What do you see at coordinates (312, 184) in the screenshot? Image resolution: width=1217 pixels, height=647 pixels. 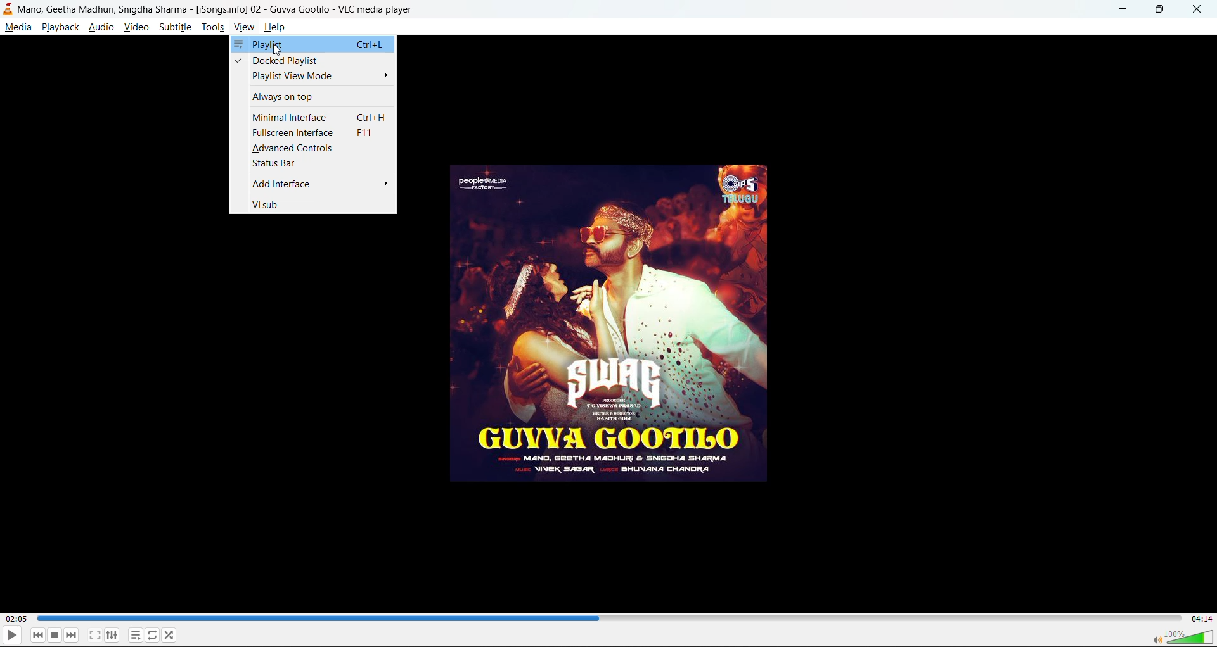 I see `add interface` at bounding box center [312, 184].